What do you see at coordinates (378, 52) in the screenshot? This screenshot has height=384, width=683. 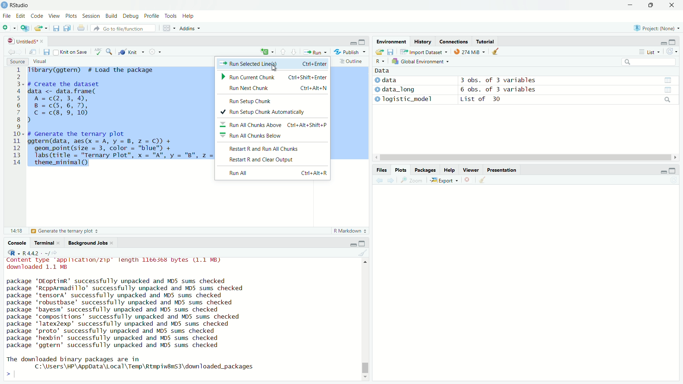 I see `export` at bounding box center [378, 52].